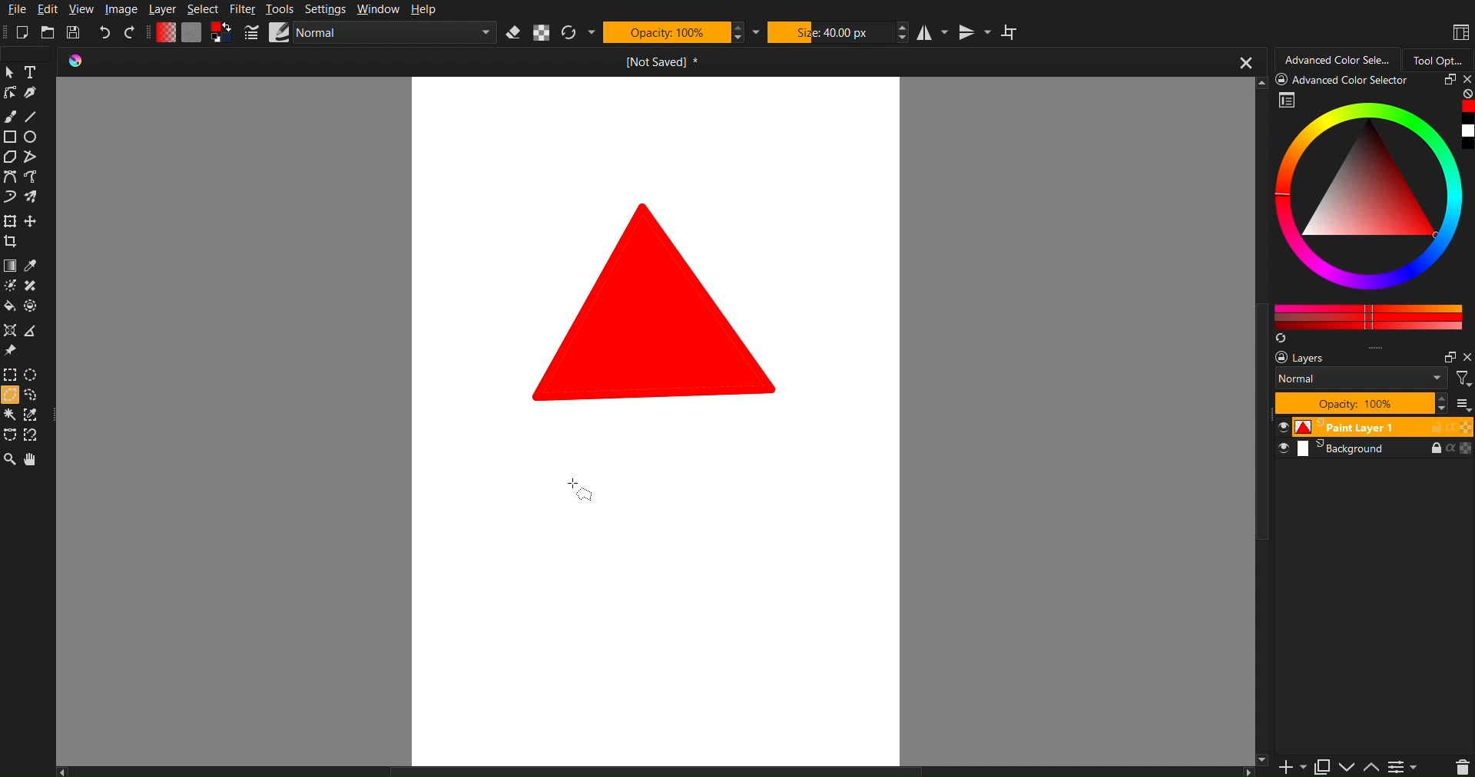 Image resolution: width=1475 pixels, height=777 pixels. I want to click on Polygon, so click(9, 157).